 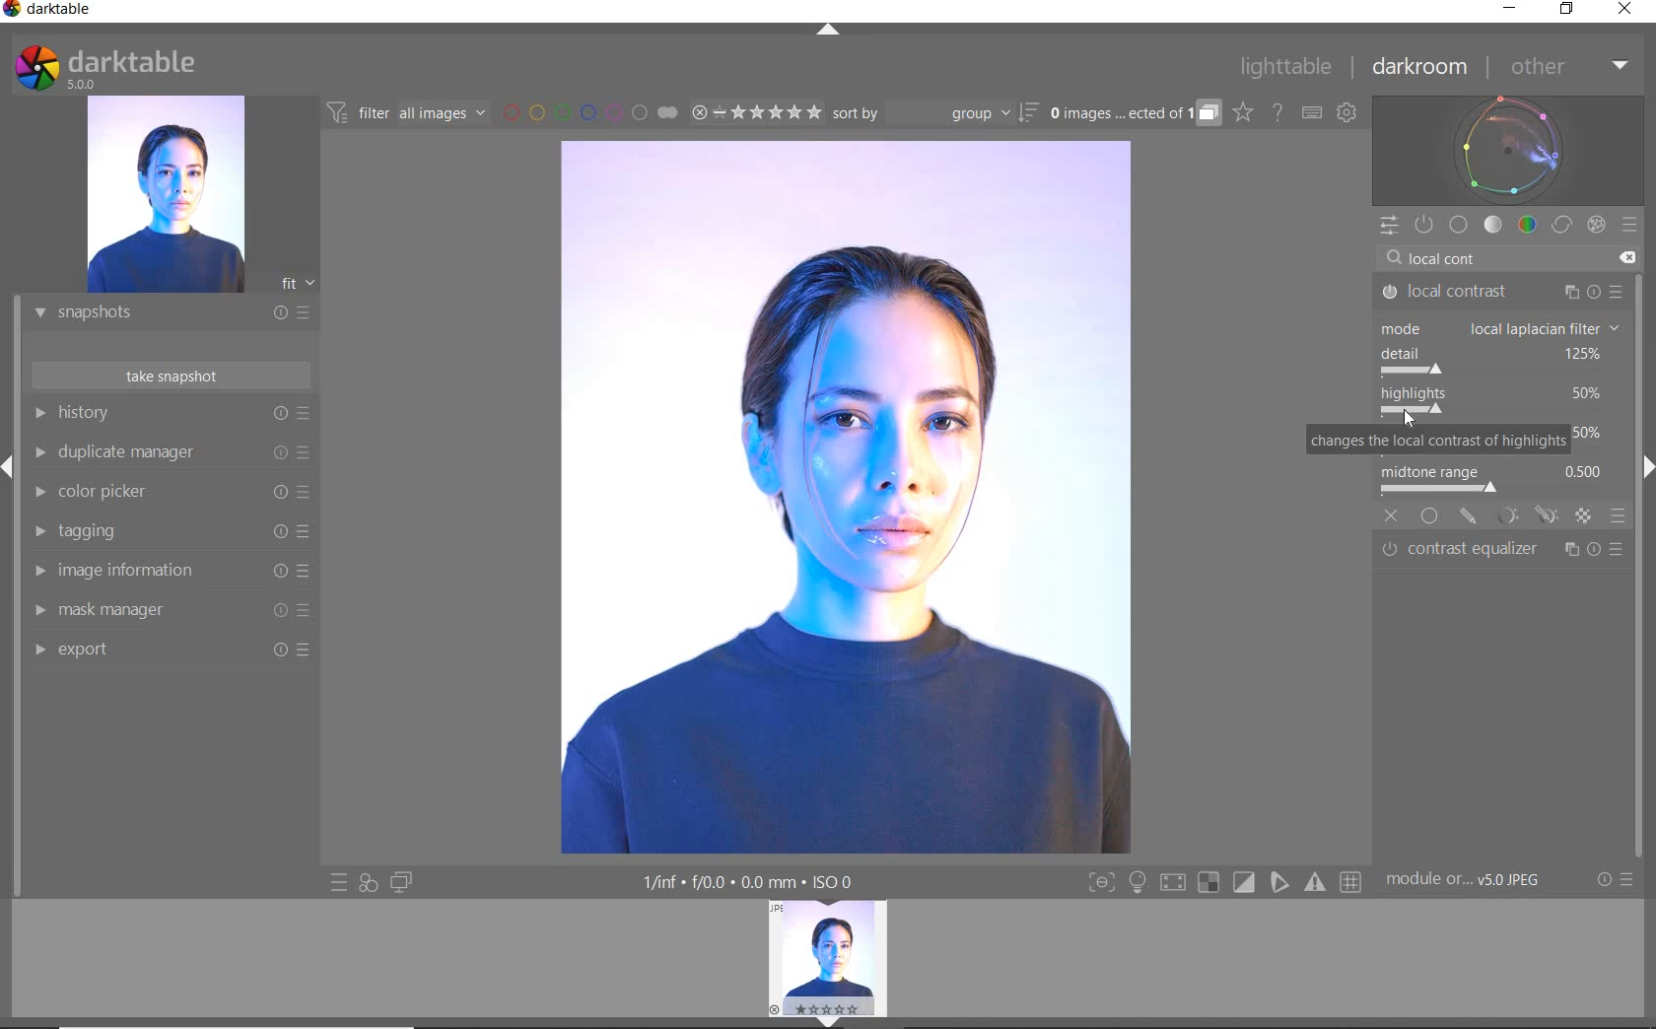 What do you see at coordinates (1626, 258) in the screenshot?
I see `Clear` at bounding box center [1626, 258].